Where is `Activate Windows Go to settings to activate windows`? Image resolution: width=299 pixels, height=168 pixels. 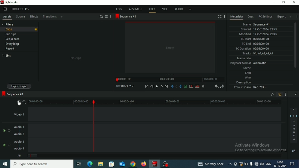 Activate Windows Go to settings to activate windows is located at coordinates (260, 146).